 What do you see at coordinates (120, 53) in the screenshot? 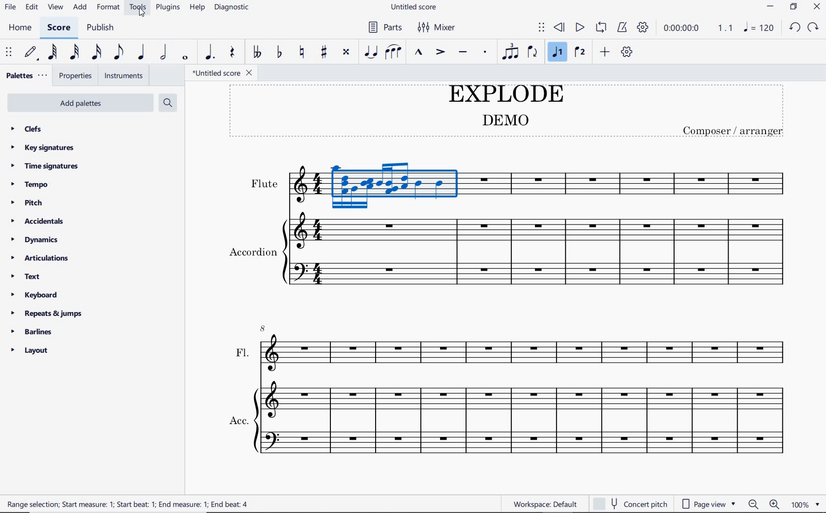
I see `eighth note` at bounding box center [120, 53].